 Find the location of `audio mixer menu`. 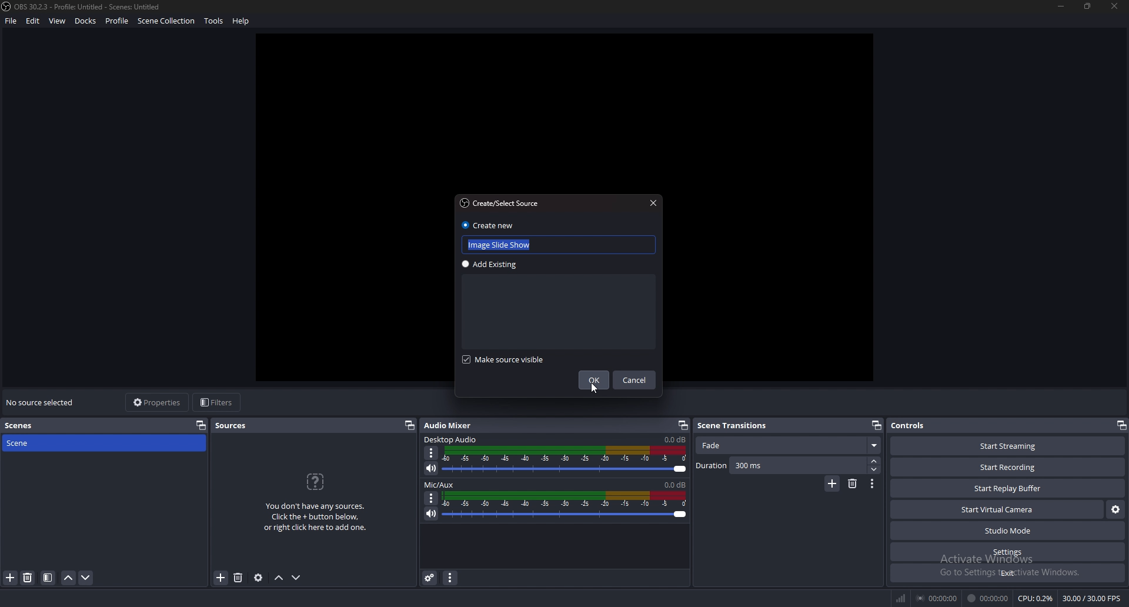

audio mixer menu is located at coordinates (450, 578).